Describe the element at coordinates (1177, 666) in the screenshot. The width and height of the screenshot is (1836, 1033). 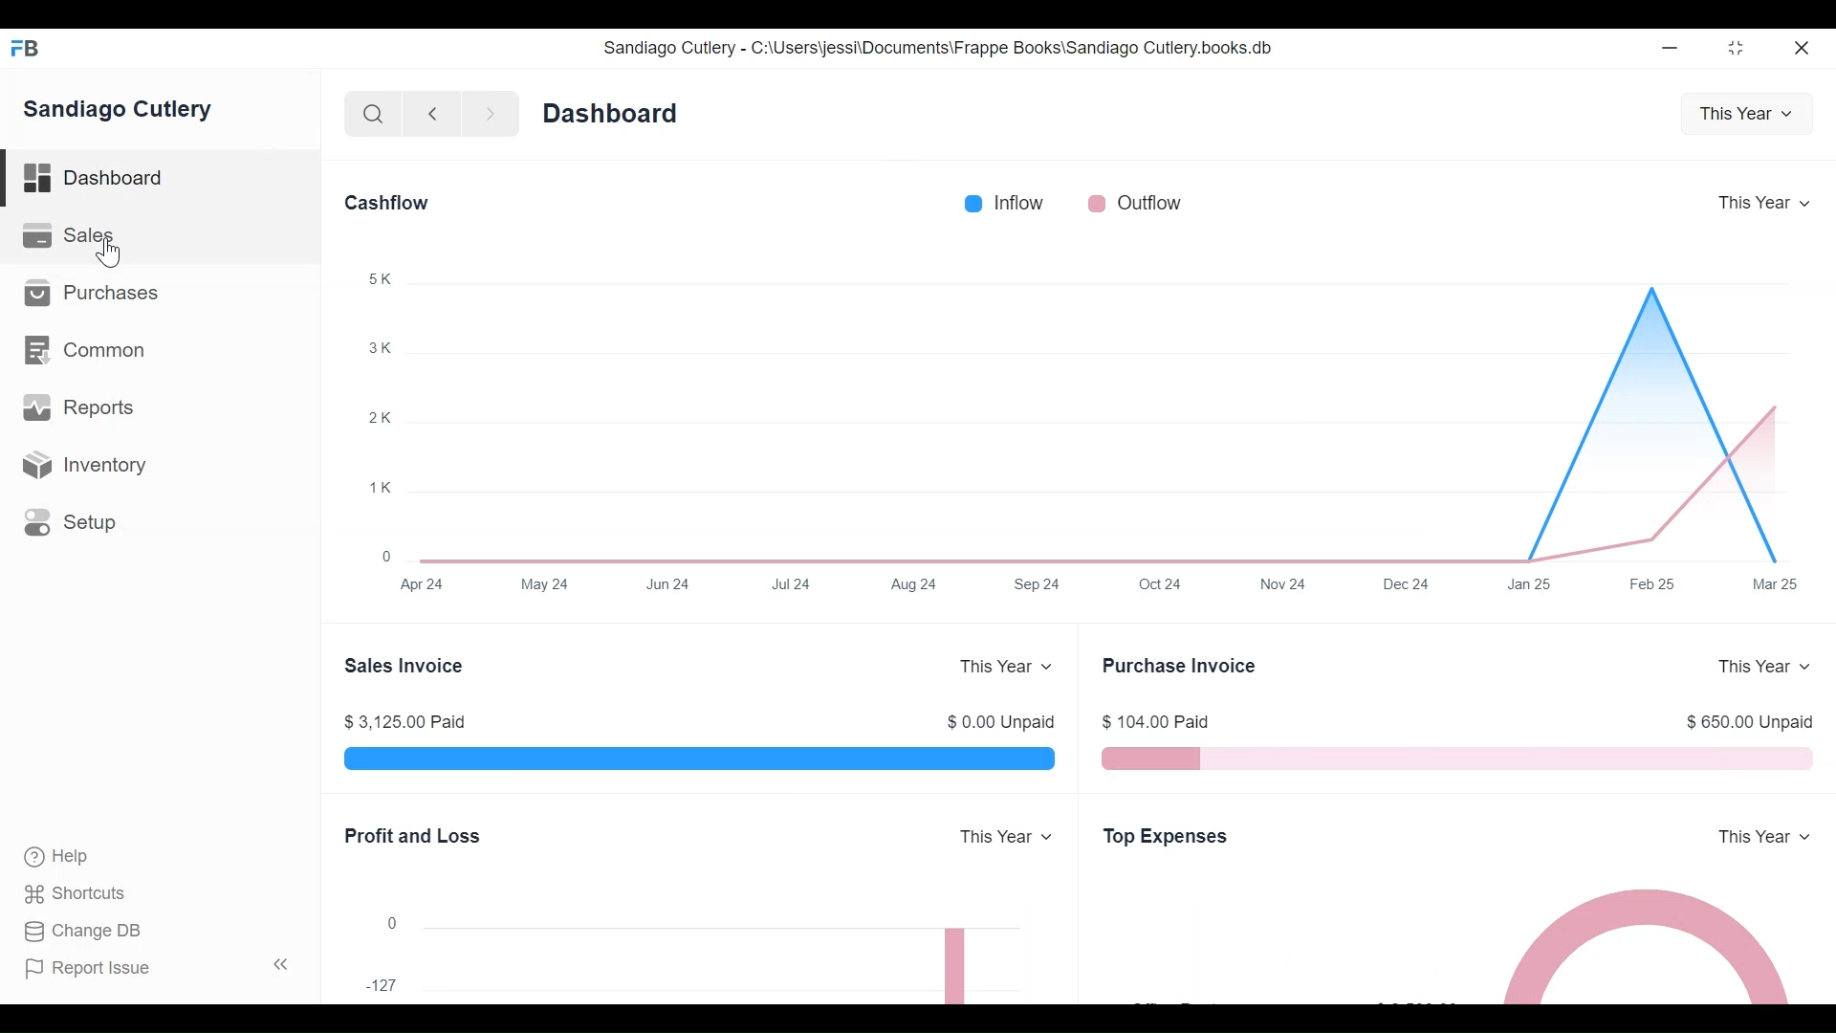
I see `Purchase invoice` at that location.